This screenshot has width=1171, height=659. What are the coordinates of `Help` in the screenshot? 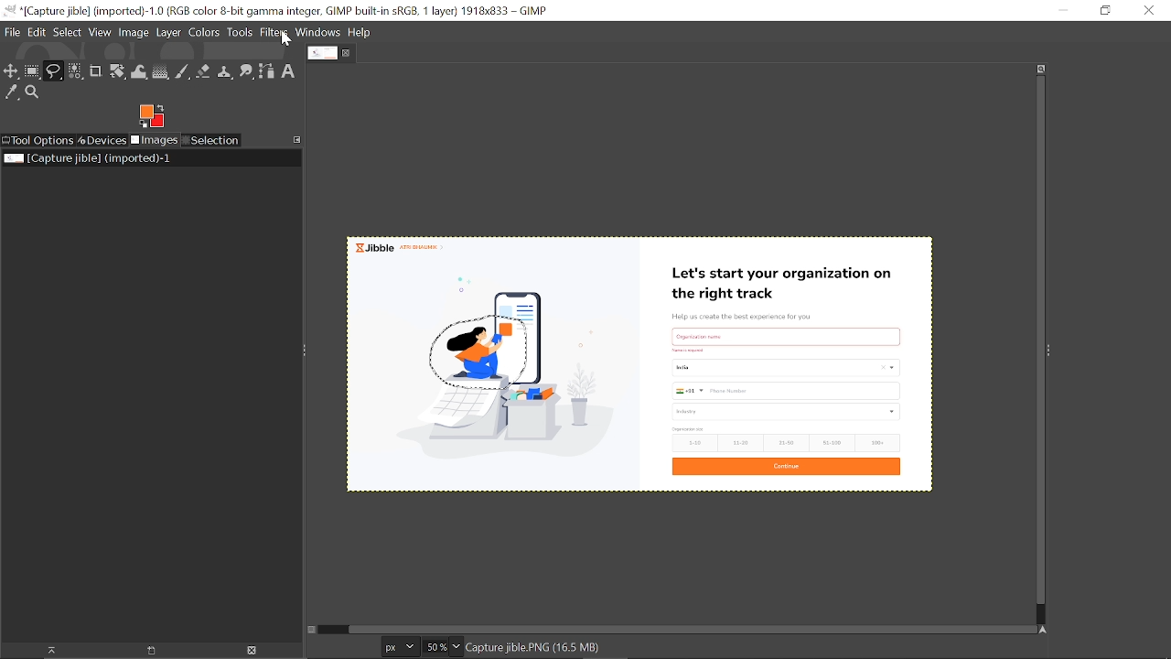 It's located at (360, 33).